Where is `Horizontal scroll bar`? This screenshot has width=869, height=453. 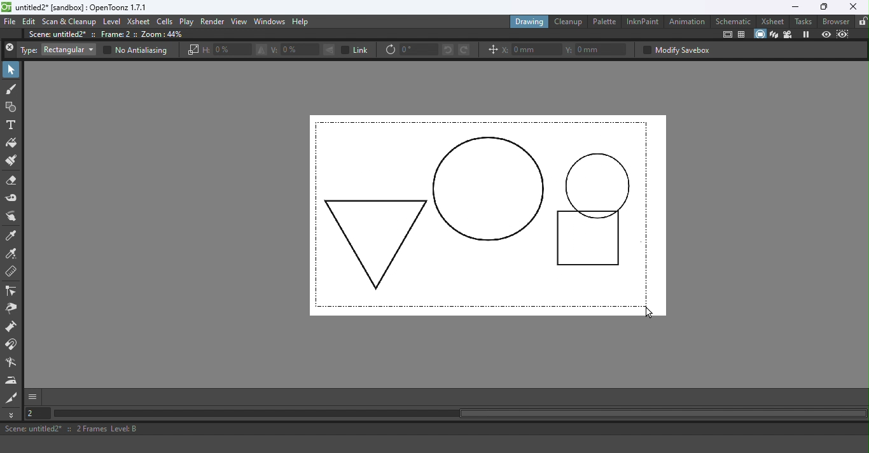
Horizontal scroll bar is located at coordinates (466, 414).